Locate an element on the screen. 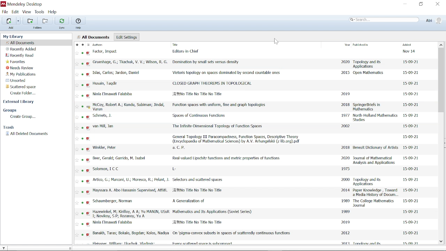 The width and height of the screenshot is (446, 251). Tools is located at coordinates (40, 12).